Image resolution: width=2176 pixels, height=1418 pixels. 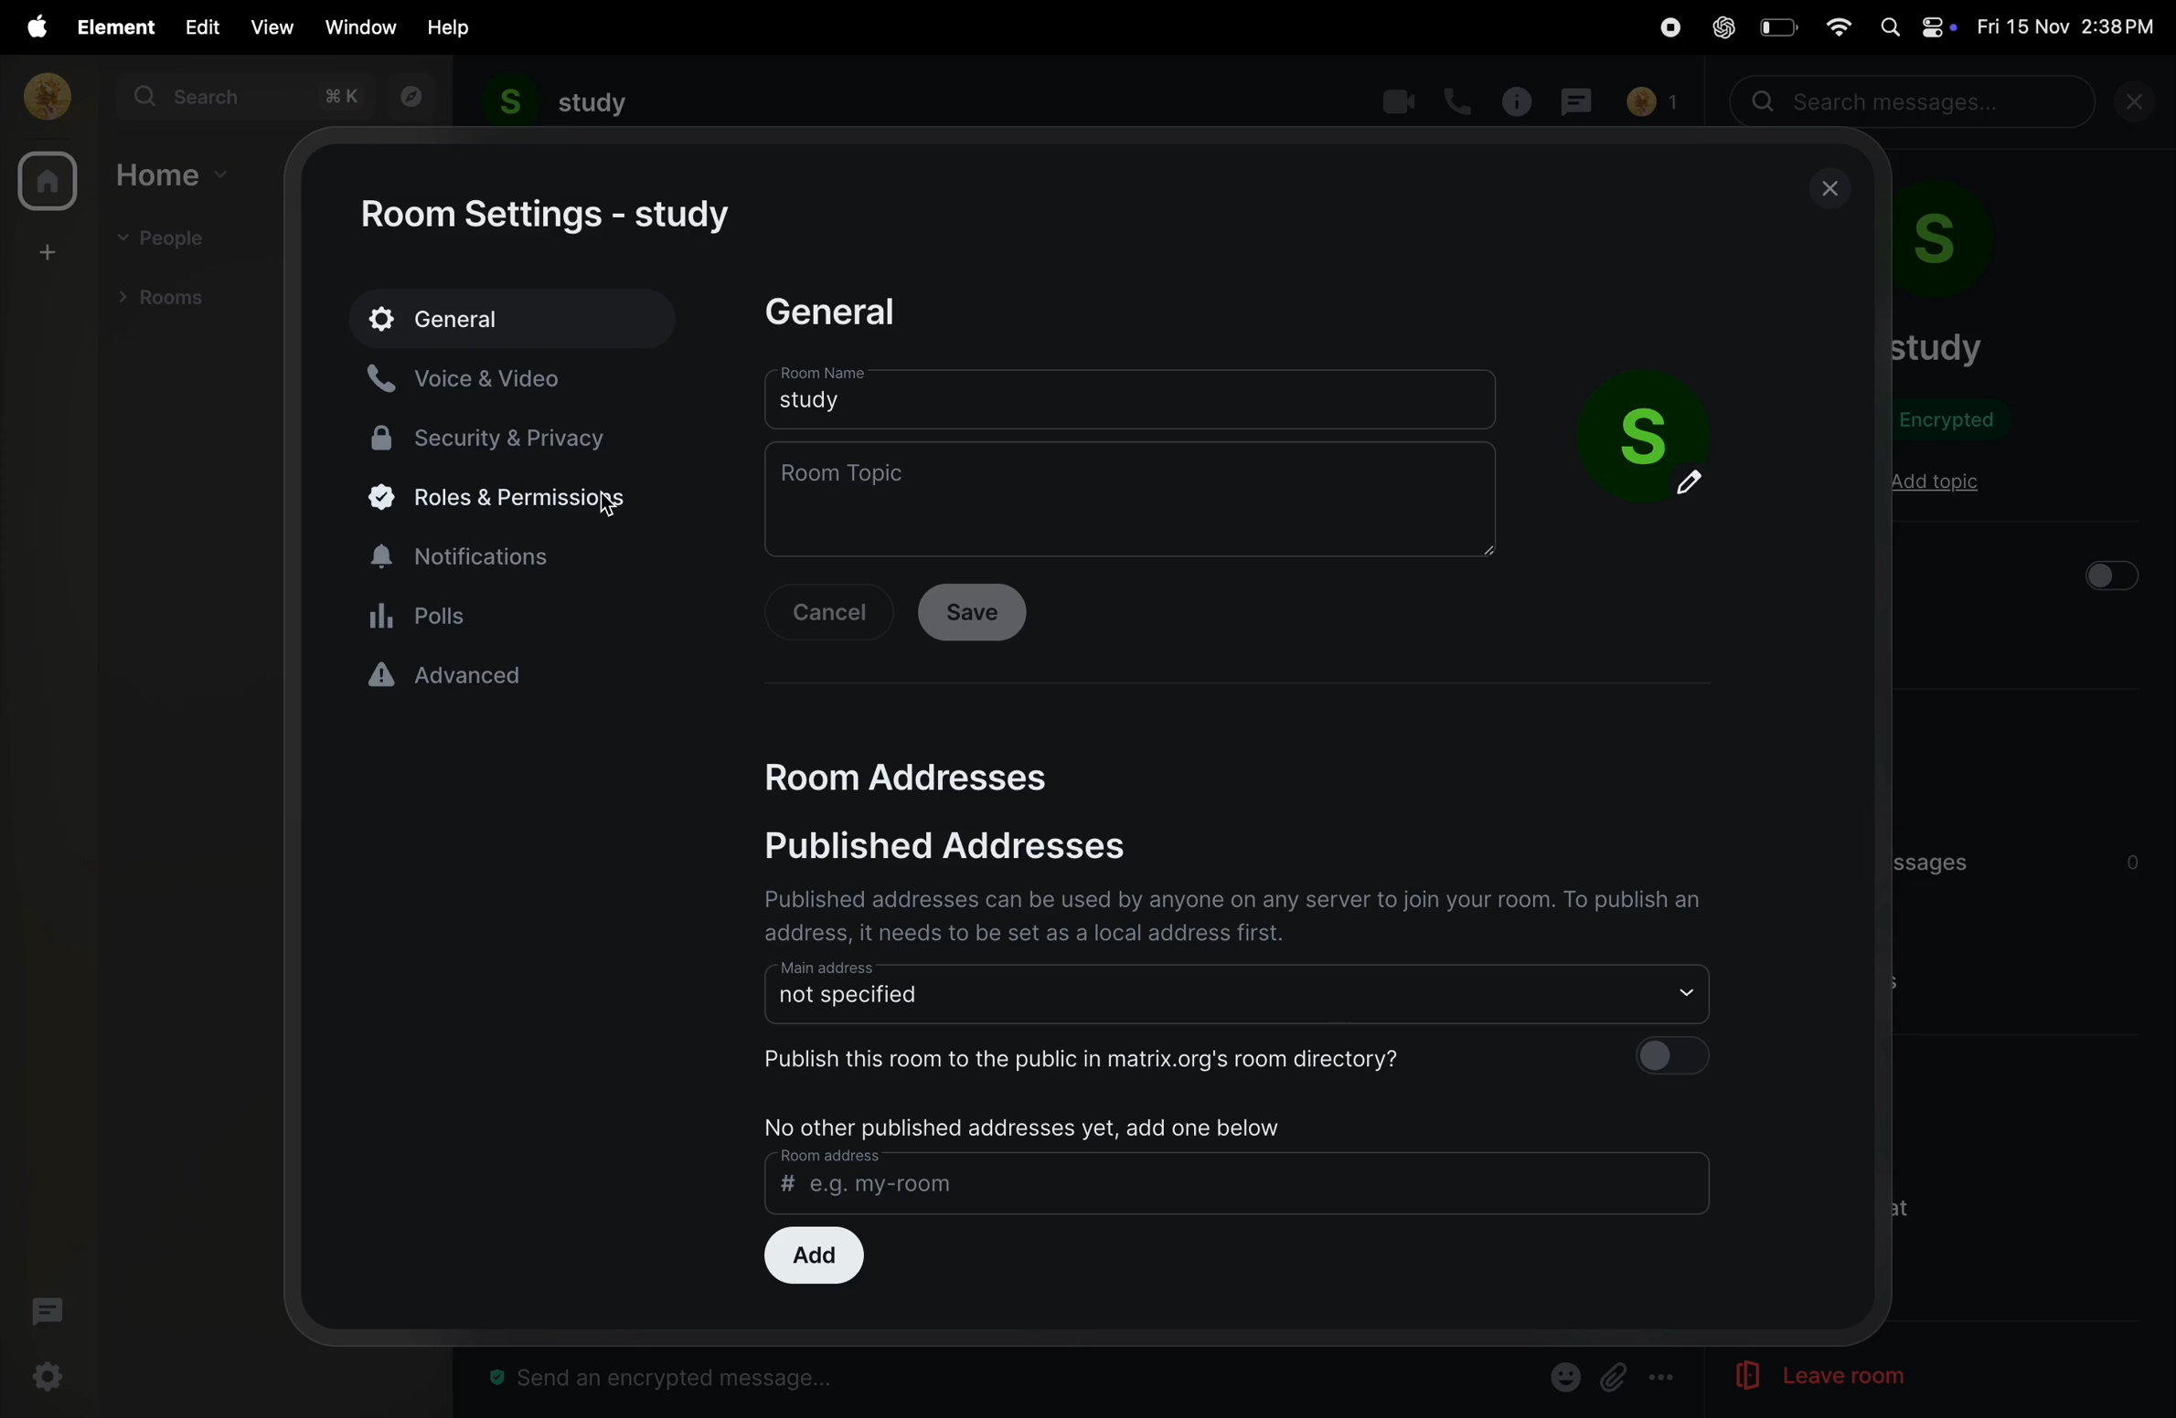 What do you see at coordinates (485, 376) in the screenshot?
I see `voice and video` at bounding box center [485, 376].